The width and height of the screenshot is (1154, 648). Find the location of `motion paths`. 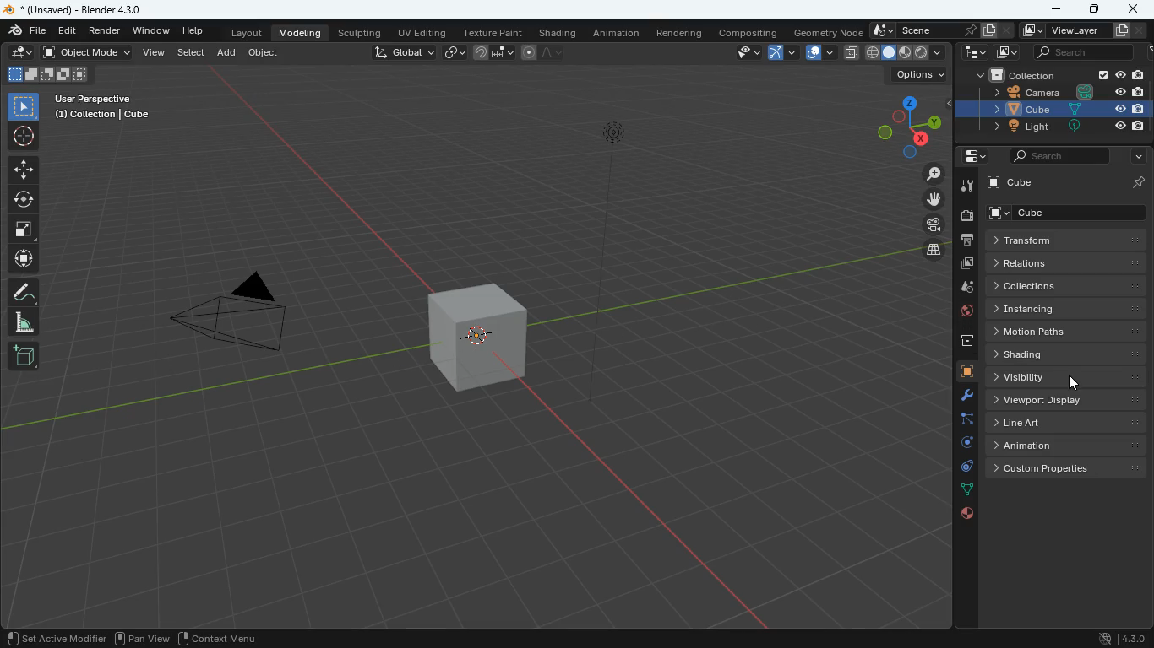

motion paths is located at coordinates (1066, 330).